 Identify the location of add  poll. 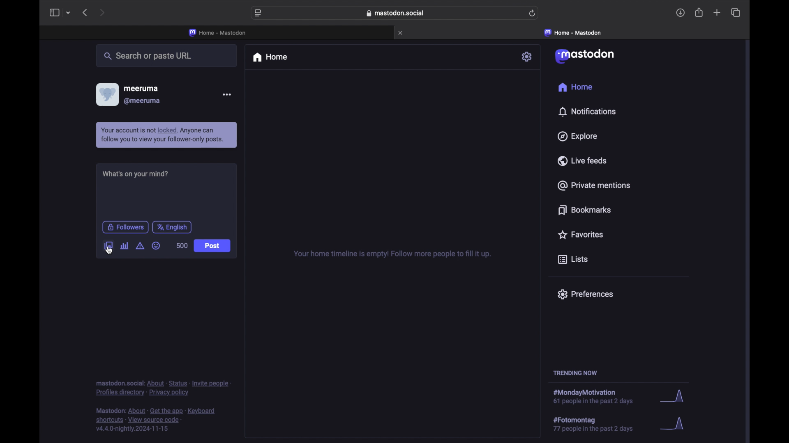
(124, 246).